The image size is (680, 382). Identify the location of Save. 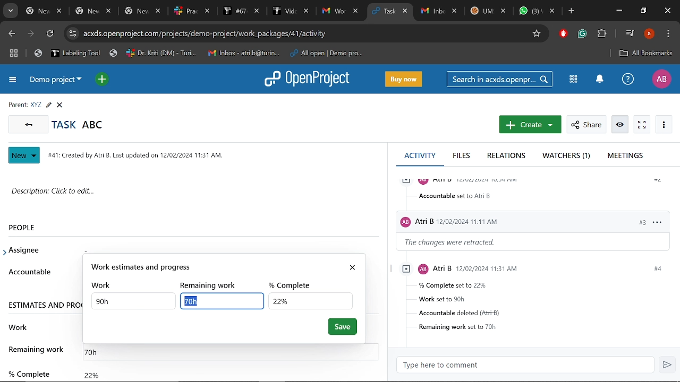
(343, 327).